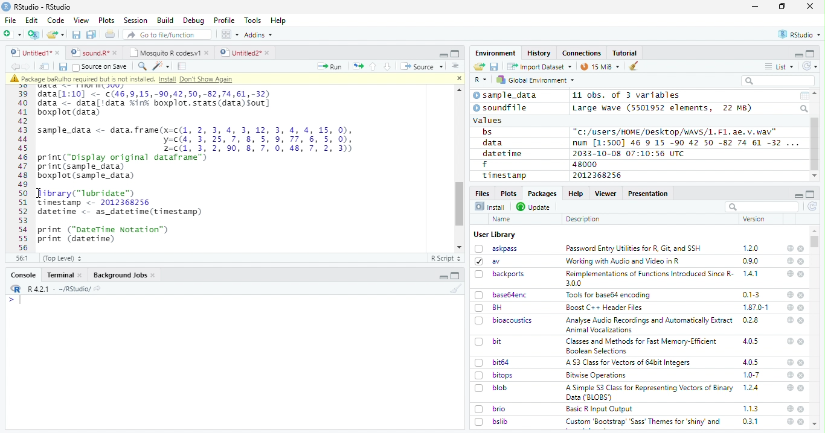 This screenshot has width=825, height=433. What do you see at coordinates (492, 421) in the screenshot?
I see `bslib` at bounding box center [492, 421].